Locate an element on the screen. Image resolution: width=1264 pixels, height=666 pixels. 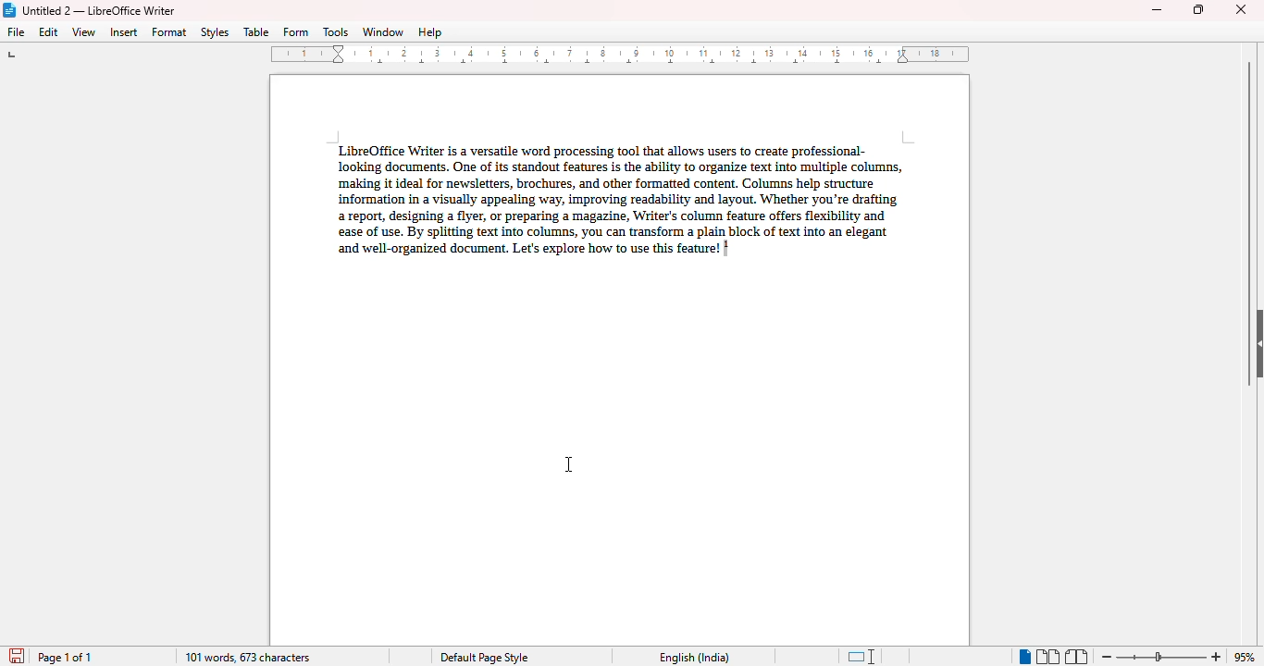
book view is located at coordinates (1075, 656).